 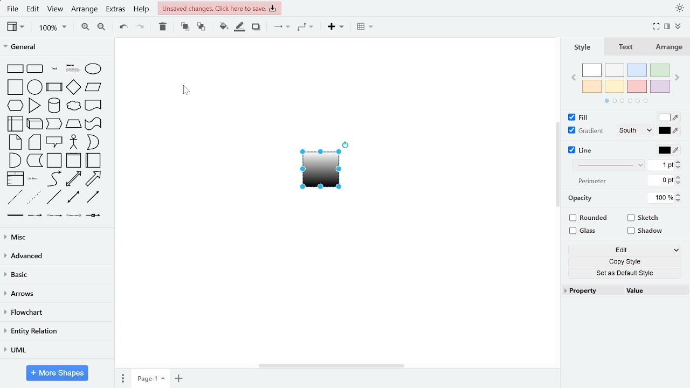 What do you see at coordinates (72, 124) in the screenshot?
I see `general shapes` at bounding box center [72, 124].